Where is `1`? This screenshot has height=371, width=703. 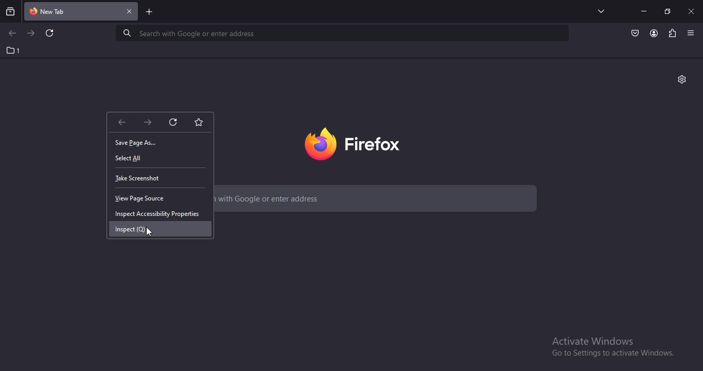 1 is located at coordinates (14, 50).